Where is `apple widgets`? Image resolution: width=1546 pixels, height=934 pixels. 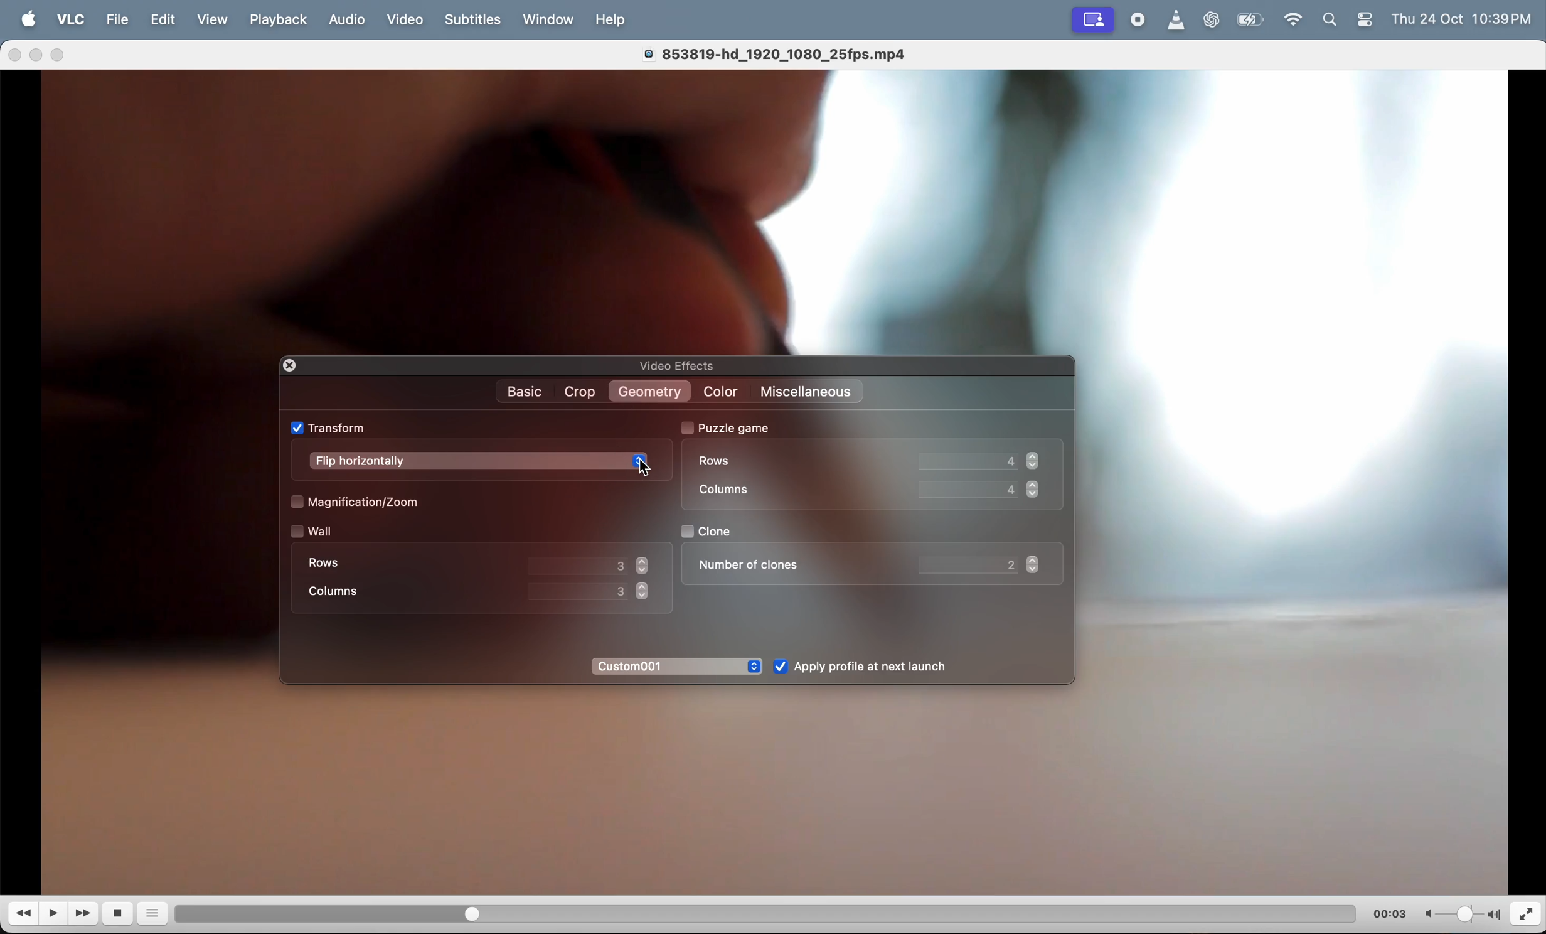
apple widgets is located at coordinates (1349, 20).